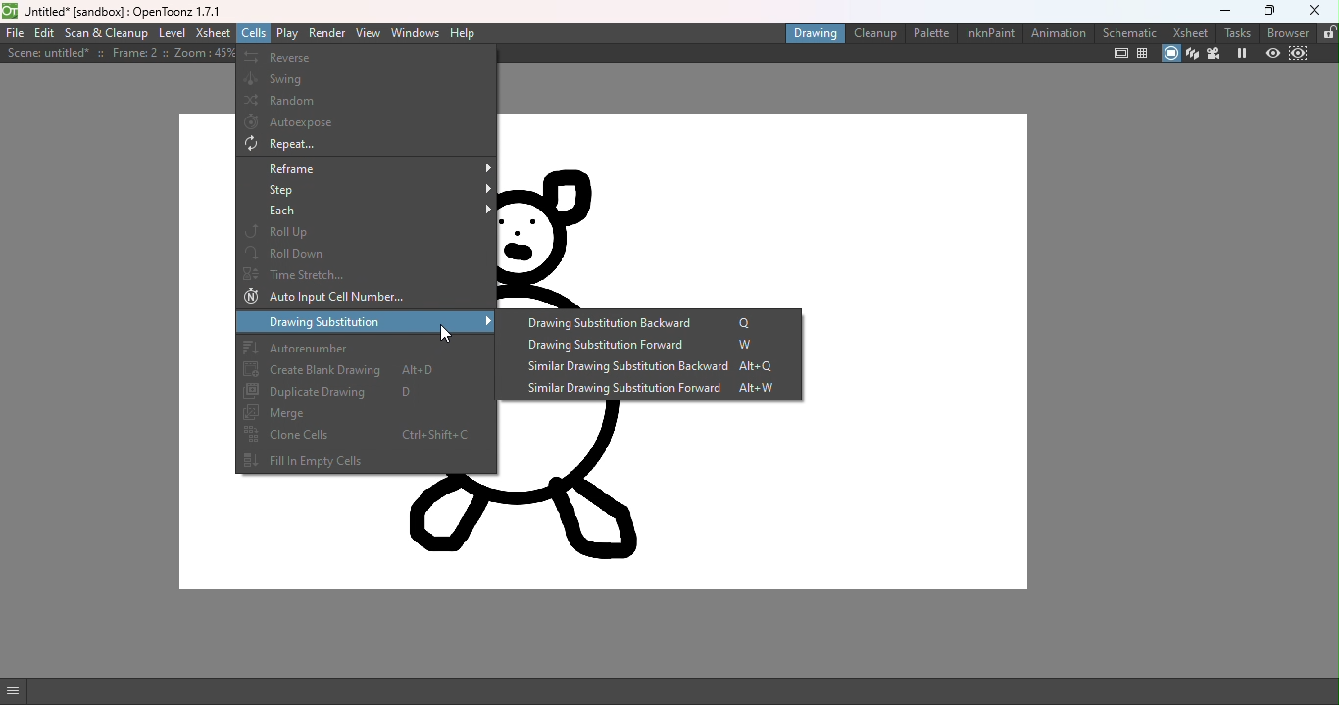 Image resolution: width=1339 pixels, height=705 pixels. I want to click on Edit, so click(44, 34).